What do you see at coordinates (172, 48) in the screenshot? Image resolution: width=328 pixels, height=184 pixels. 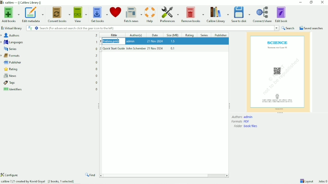 I see `0.1` at bounding box center [172, 48].